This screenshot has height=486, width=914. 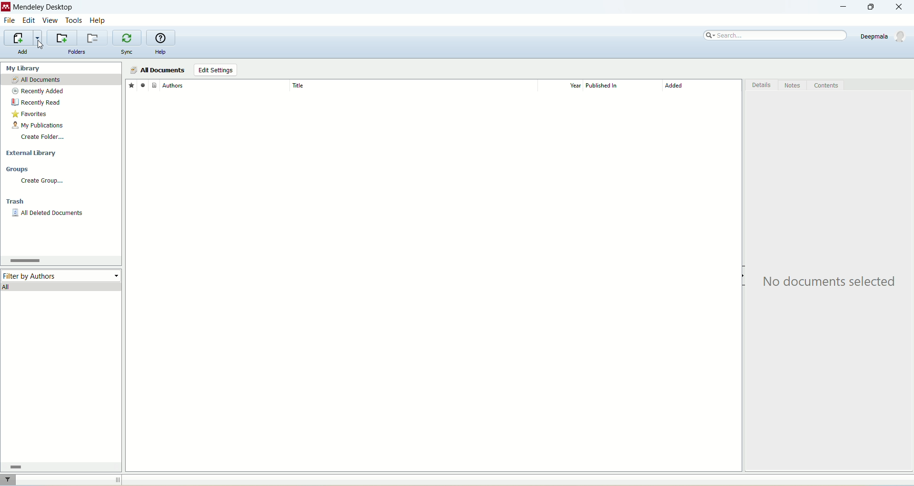 I want to click on text, so click(x=832, y=282).